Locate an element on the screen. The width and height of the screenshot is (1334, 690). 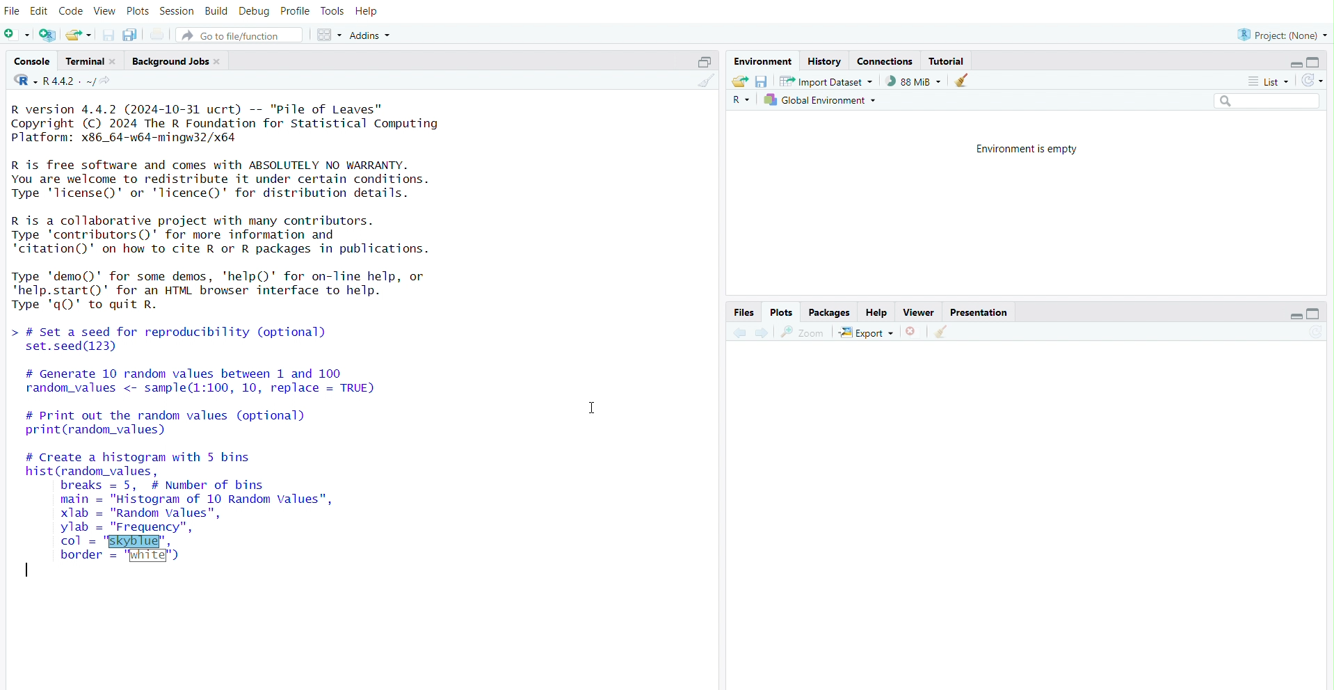
import dataset is located at coordinates (828, 81).